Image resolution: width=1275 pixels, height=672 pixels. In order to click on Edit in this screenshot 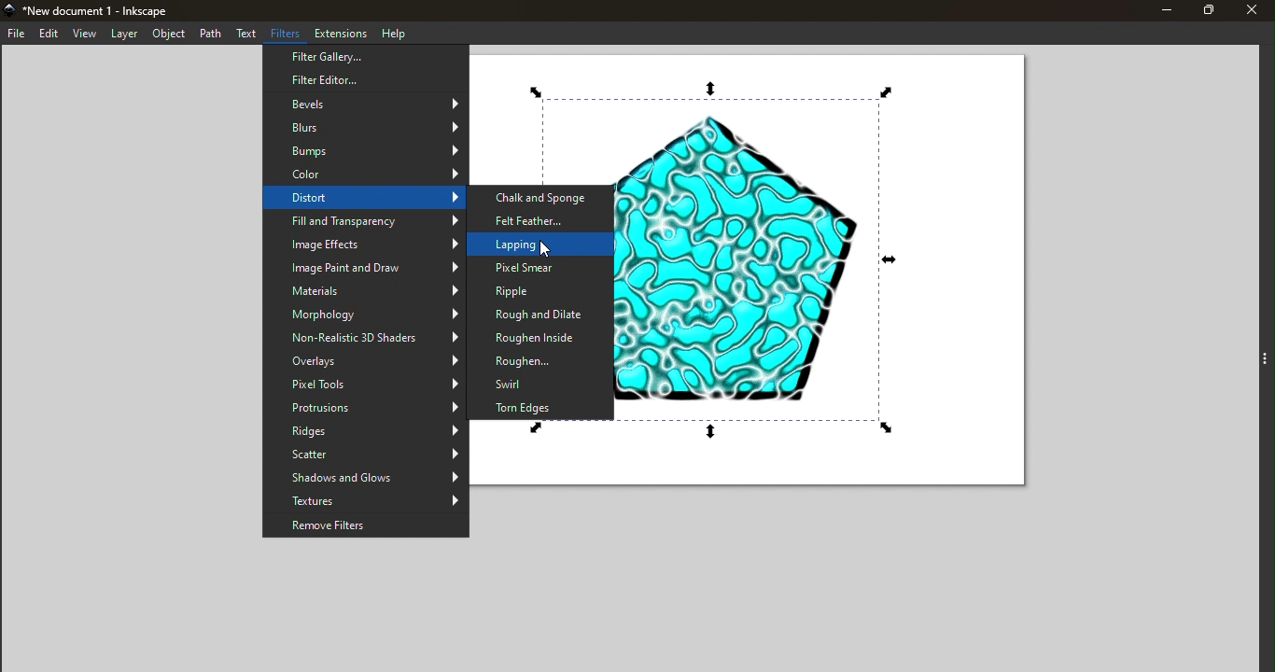, I will do `click(48, 34)`.